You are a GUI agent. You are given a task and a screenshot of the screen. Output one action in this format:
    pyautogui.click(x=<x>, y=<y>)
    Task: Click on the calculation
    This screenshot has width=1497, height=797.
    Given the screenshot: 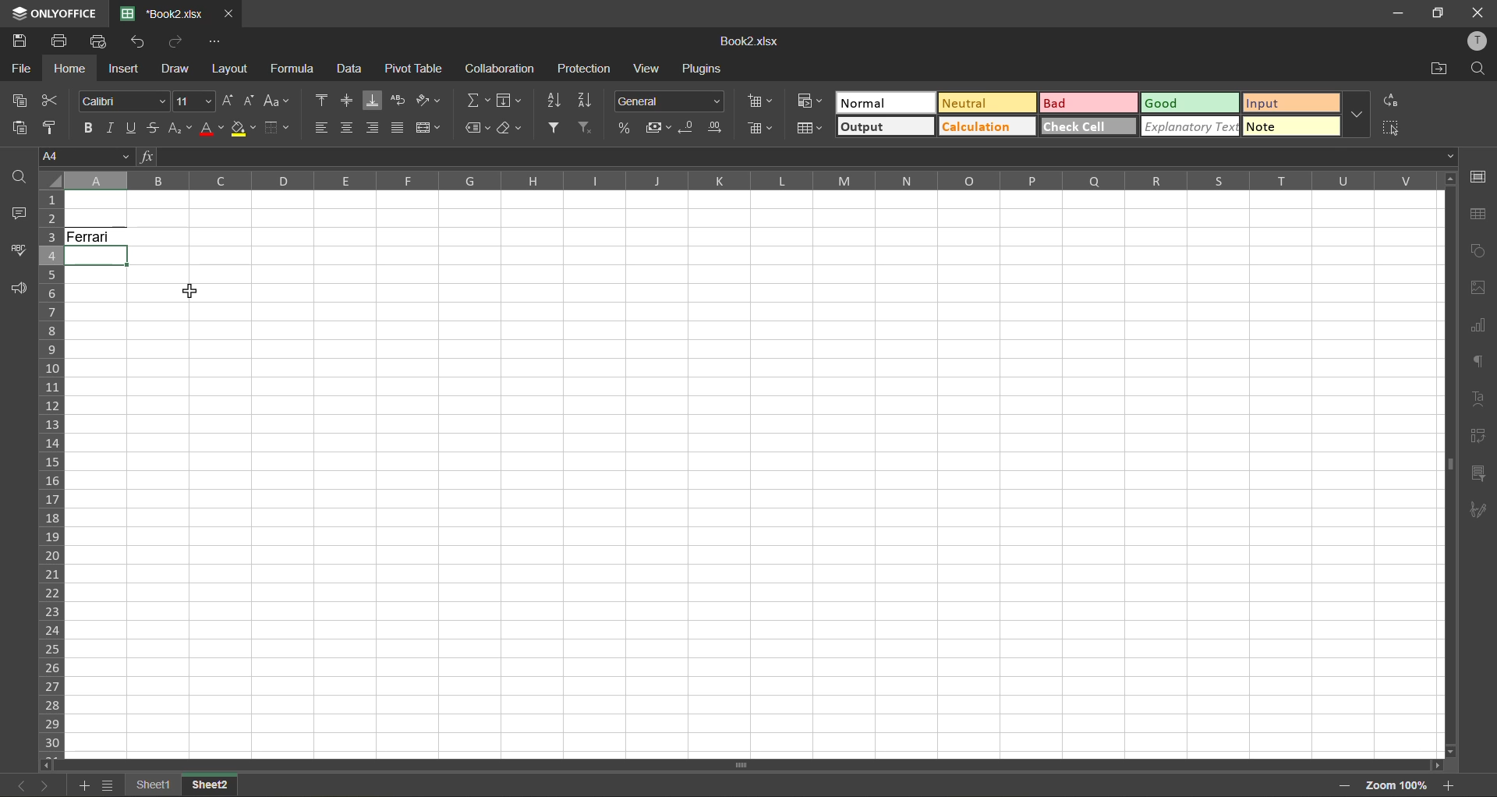 What is the action you would take?
    pyautogui.click(x=986, y=127)
    